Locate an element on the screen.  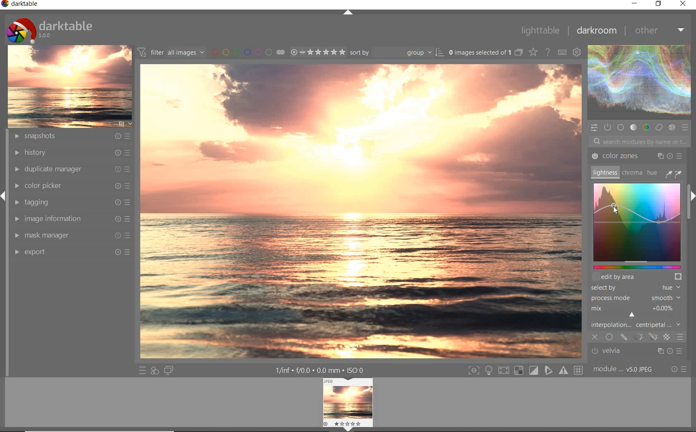
COLOR is located at coordinates (645, 127).